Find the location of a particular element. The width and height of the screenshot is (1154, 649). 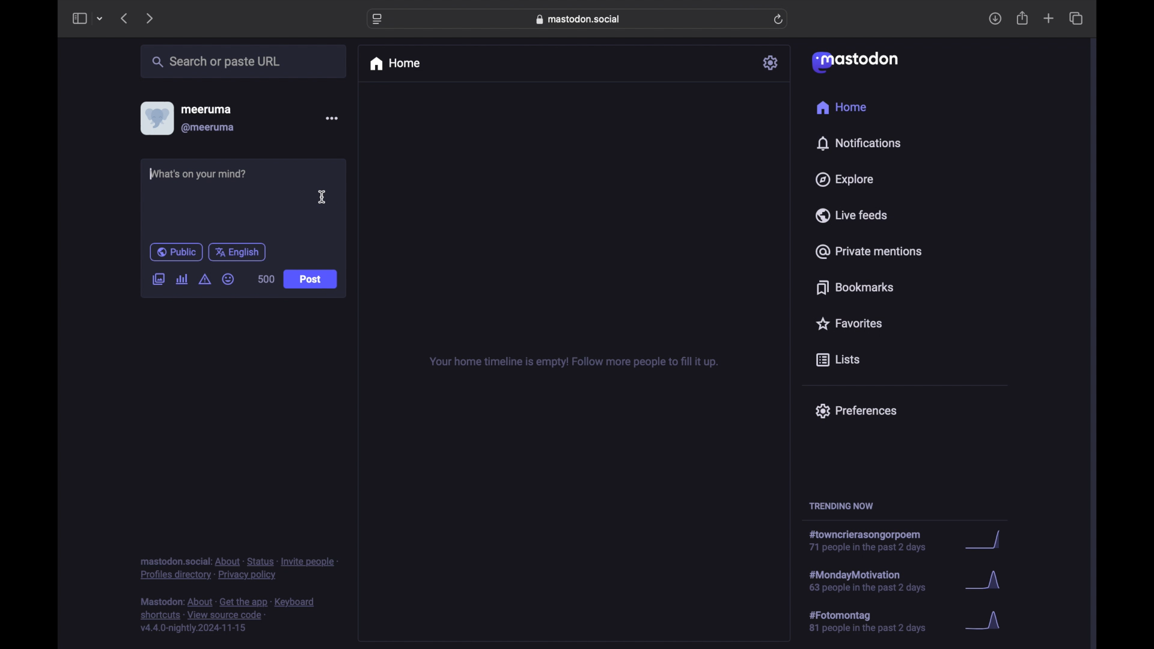

add poll is located at coordinates (183, 279).